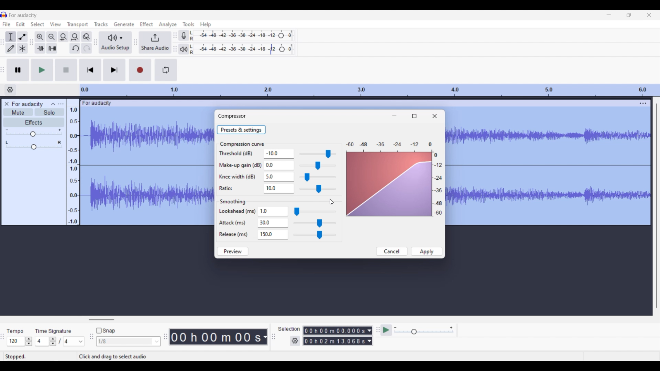 This screenshot has width=660, height=371. Describe the element at coordinates (40, 48) in the screenshot. I see `Trim audio outside selection` at that location.